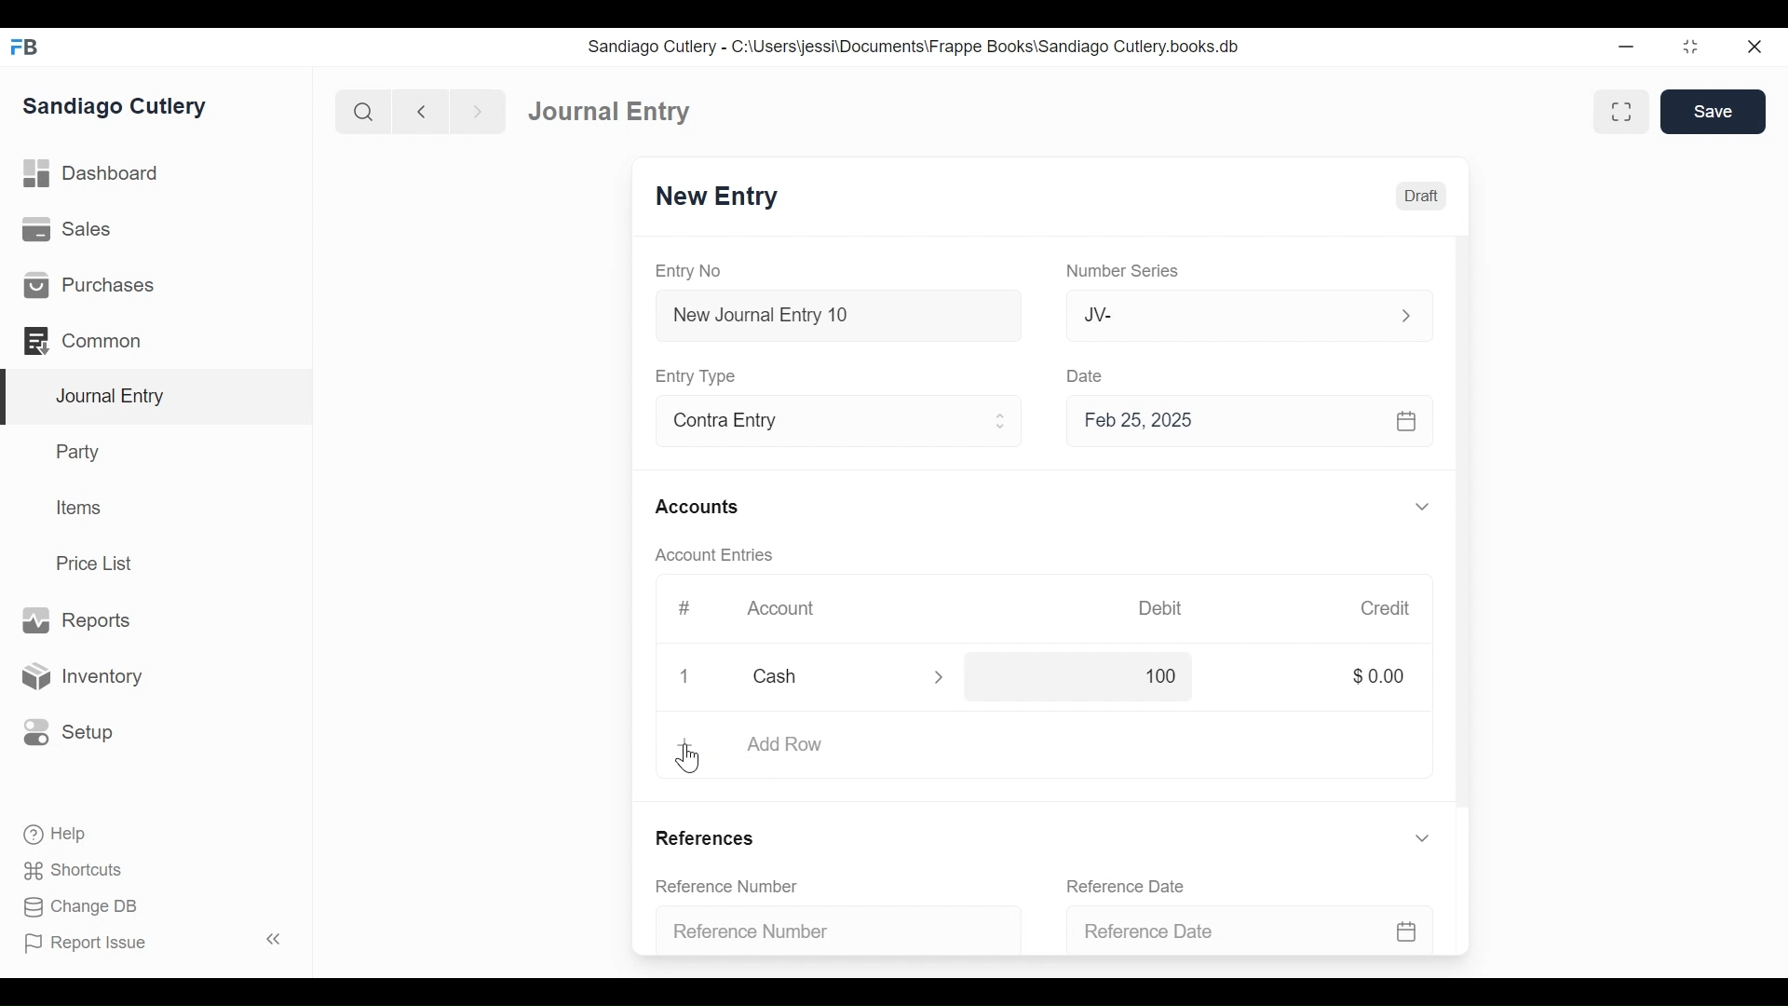 The image size is (1788, 1006). What do you see at coordinates (684, 743) in the screenshot?
I see `+` at bounding box center [684, 743].